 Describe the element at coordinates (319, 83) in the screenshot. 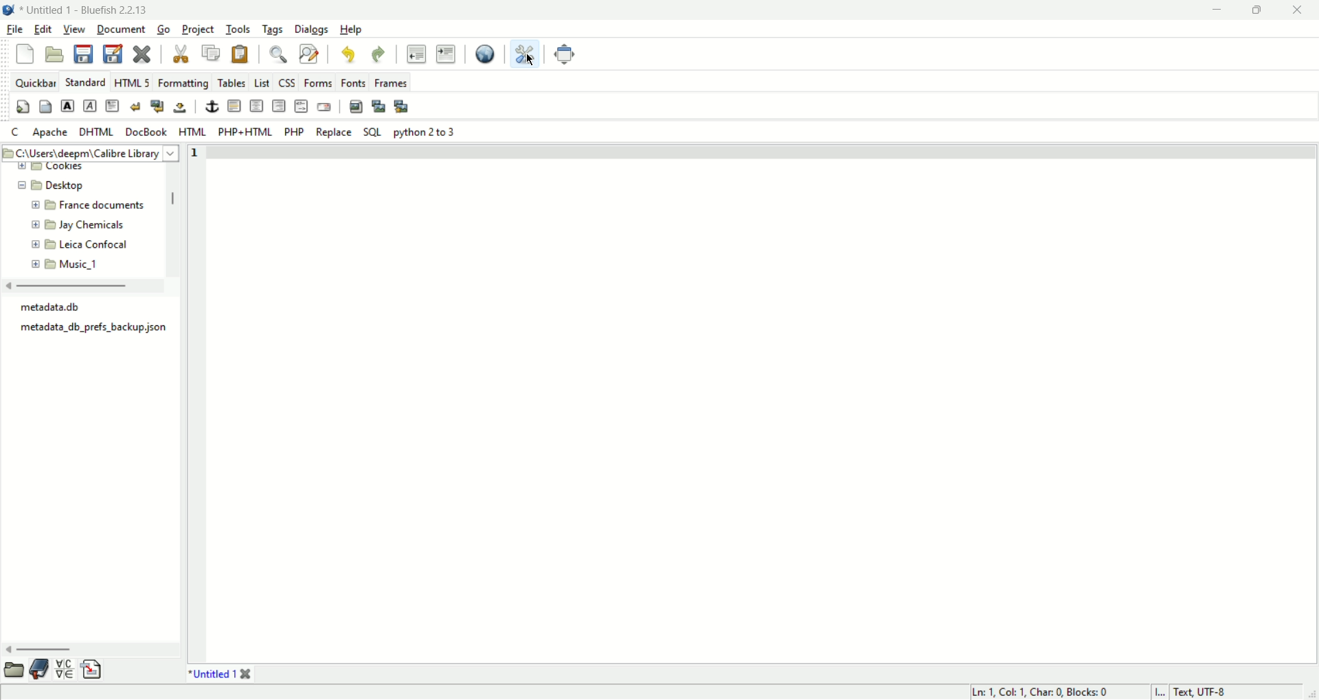

I see `Forms` at that location.